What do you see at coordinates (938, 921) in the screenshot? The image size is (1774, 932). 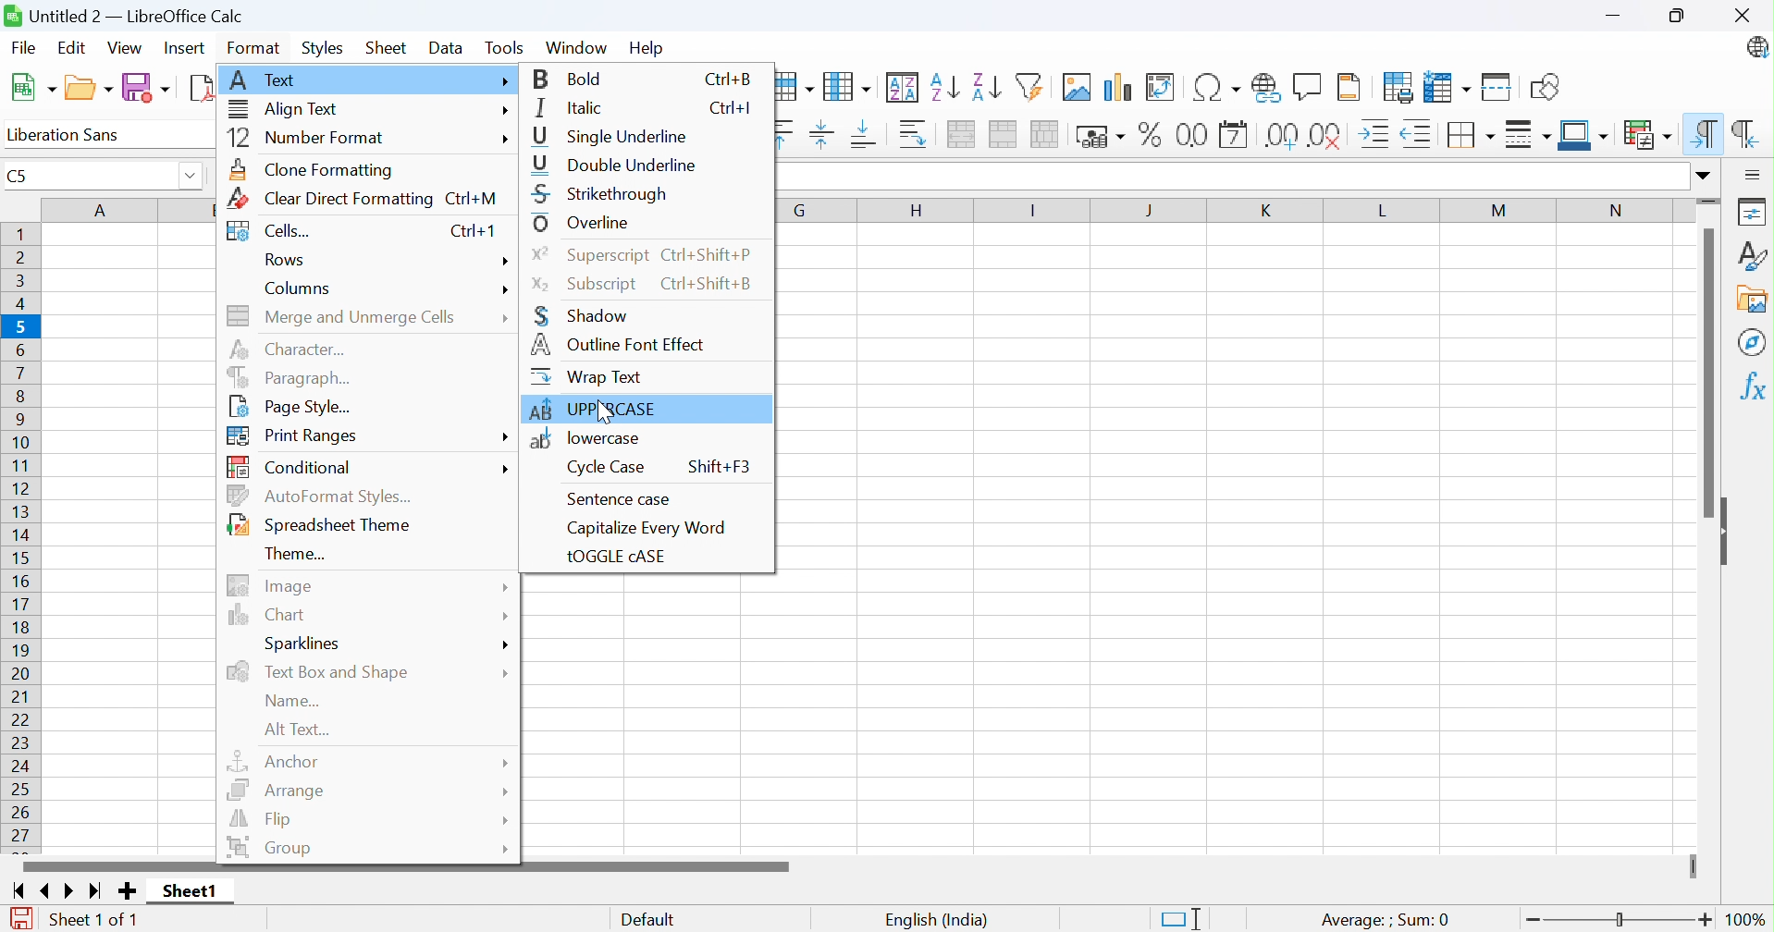 I see `English (India)` at bounding box center [938, 921].